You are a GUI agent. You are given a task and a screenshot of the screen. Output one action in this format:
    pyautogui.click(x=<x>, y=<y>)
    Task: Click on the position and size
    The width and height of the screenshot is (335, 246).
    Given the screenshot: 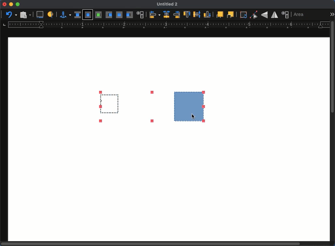 What is the action you would take?
    pyautogui.click(x=286, y=14)
    